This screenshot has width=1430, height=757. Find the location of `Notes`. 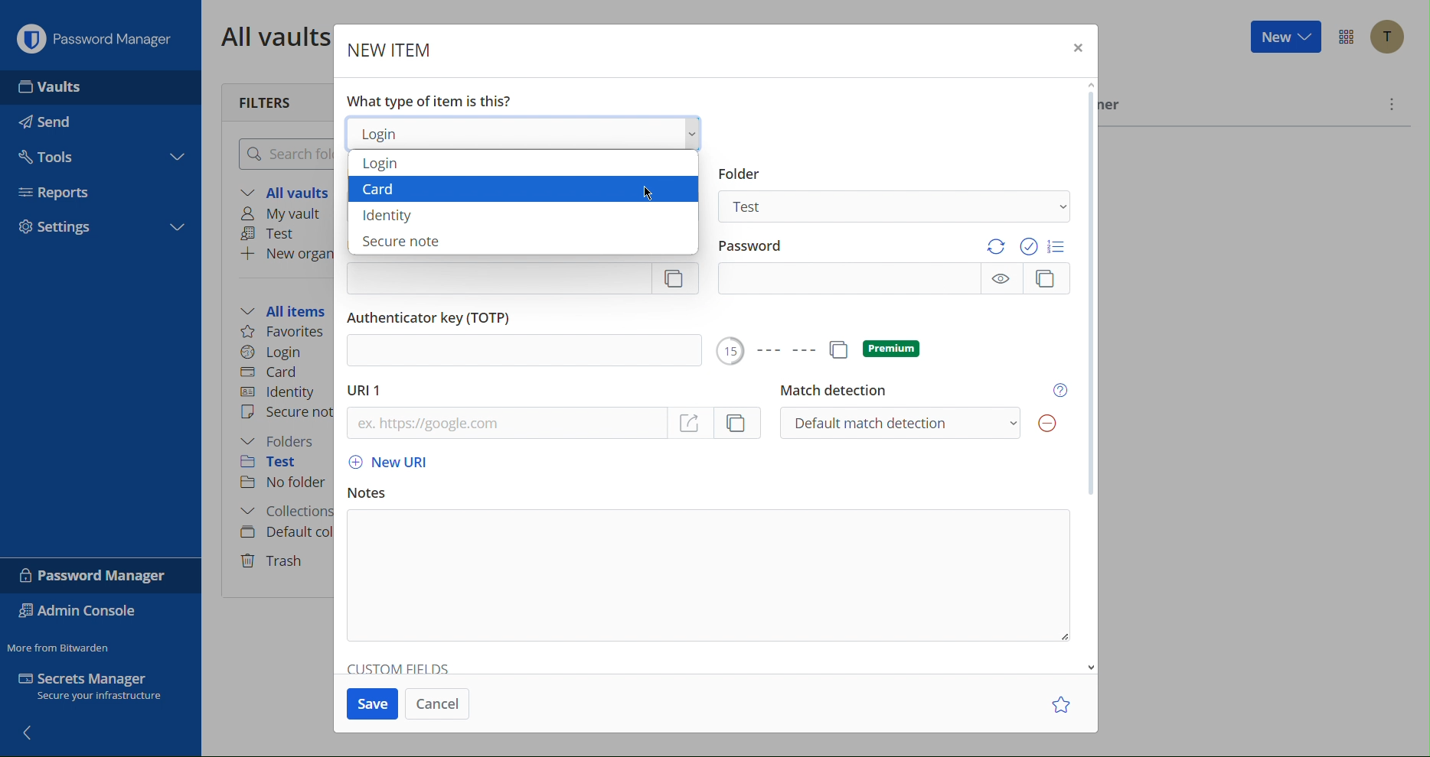

Notes is located at coordinates (372, 489).